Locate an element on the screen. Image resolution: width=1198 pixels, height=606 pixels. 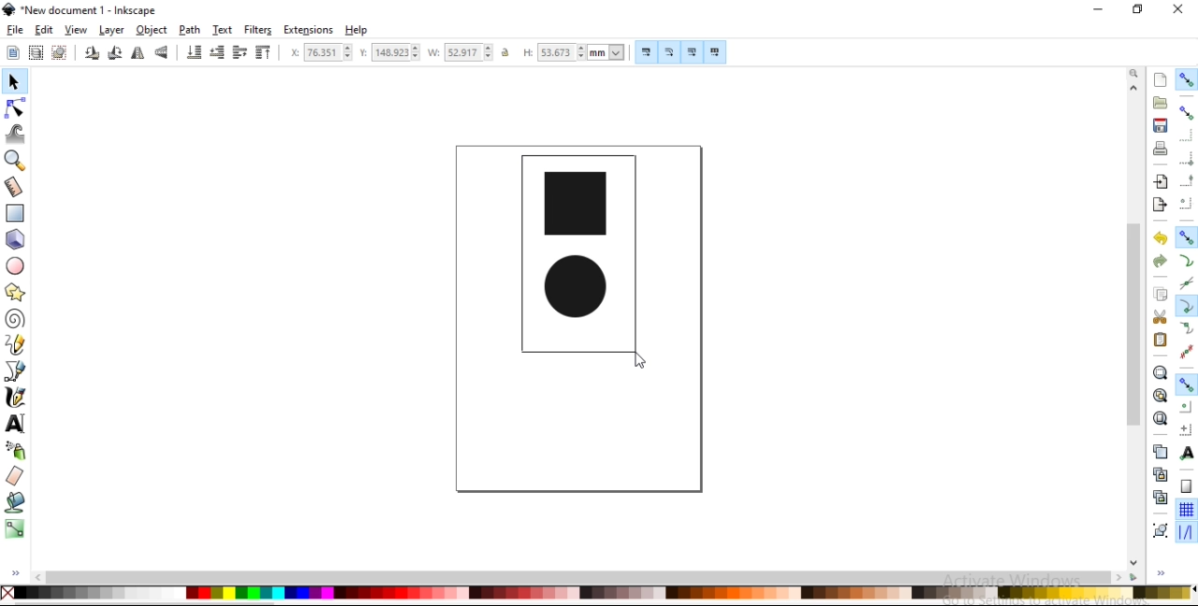
measurement tool  is located at coordinates (16, 186).